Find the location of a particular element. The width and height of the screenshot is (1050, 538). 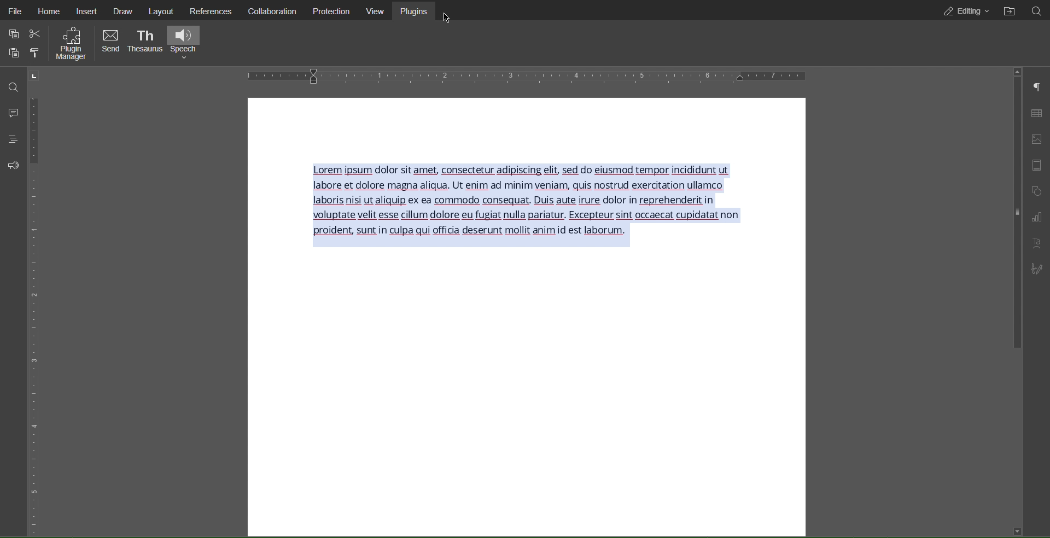

Image Settings is located at coordinates (1037, 139).